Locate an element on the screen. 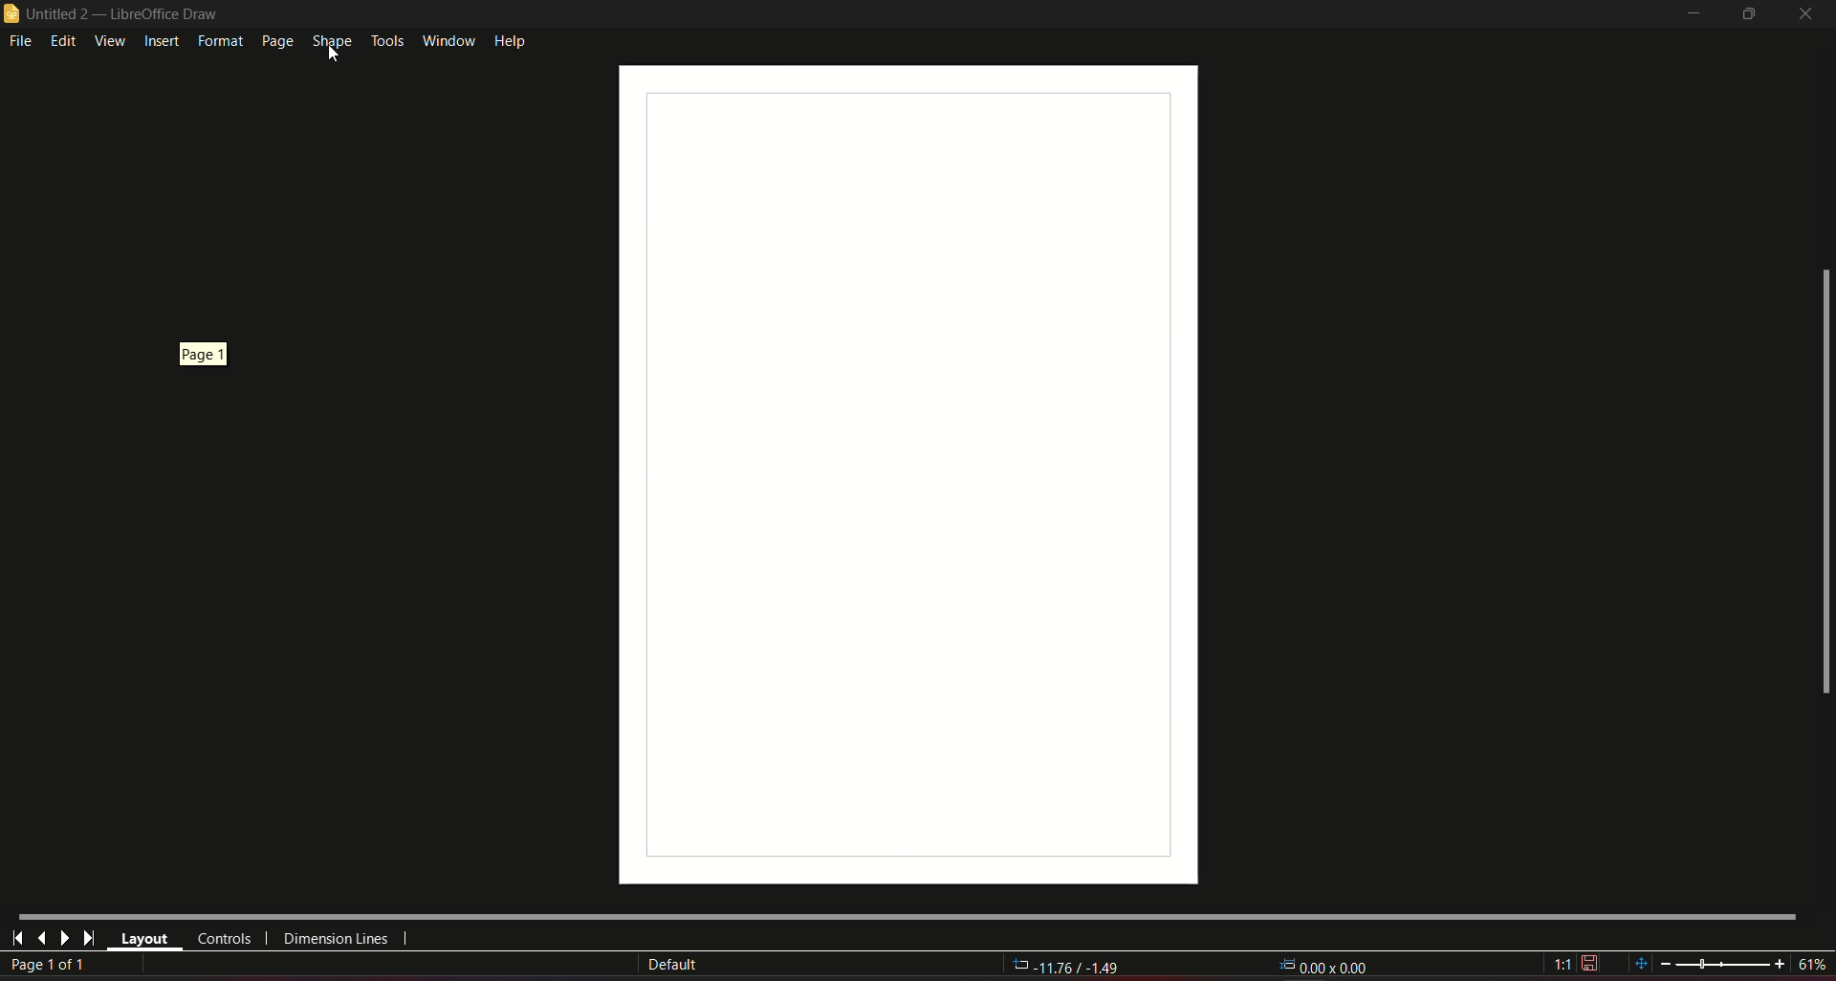  help is located at coordinates (511, 39).